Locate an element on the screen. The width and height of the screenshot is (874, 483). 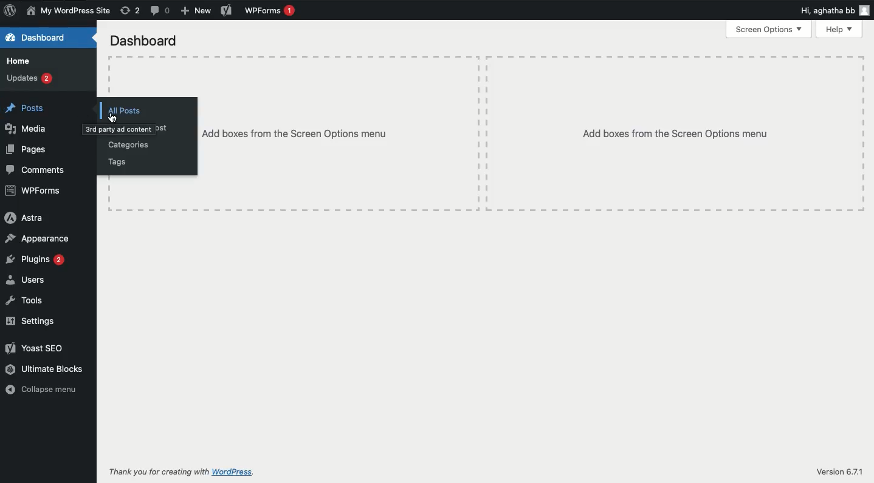
Media is located at coordinates (25, 129).